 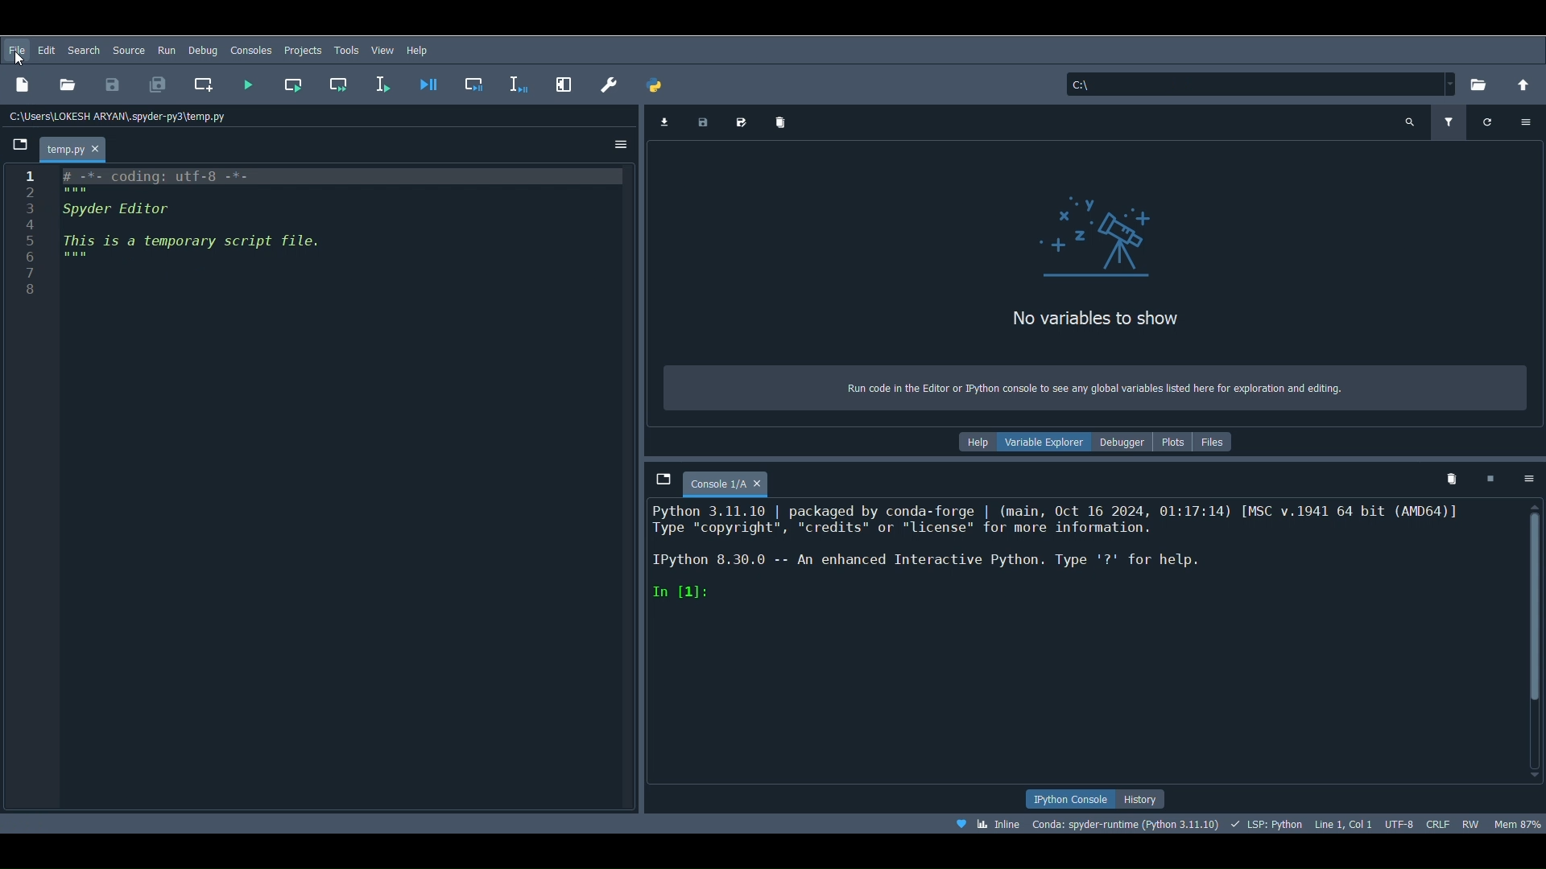 I want to click on Run selection or current line (F9), so click(x=385, y=80).